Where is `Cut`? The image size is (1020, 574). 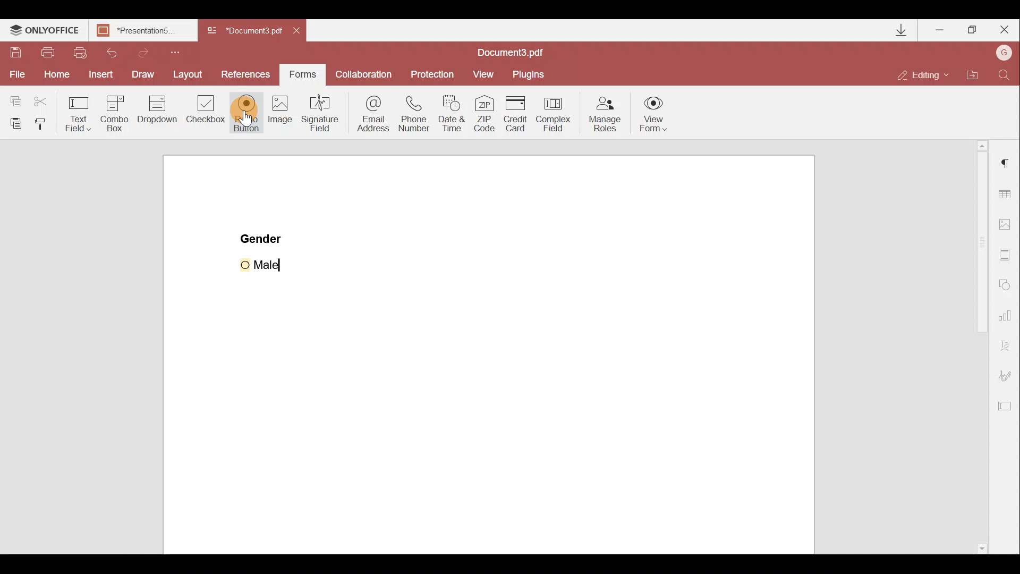
Cut is located at coordinates (41, 99).